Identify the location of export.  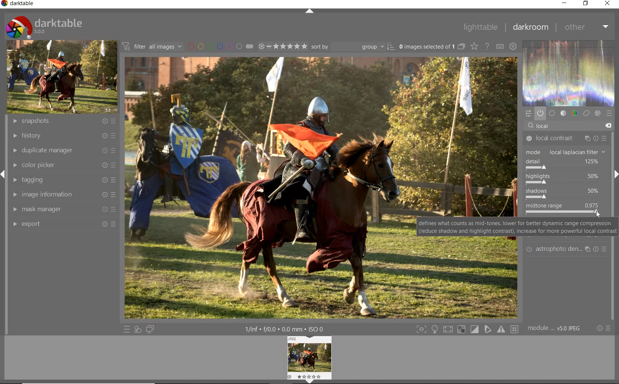
(62, 224).